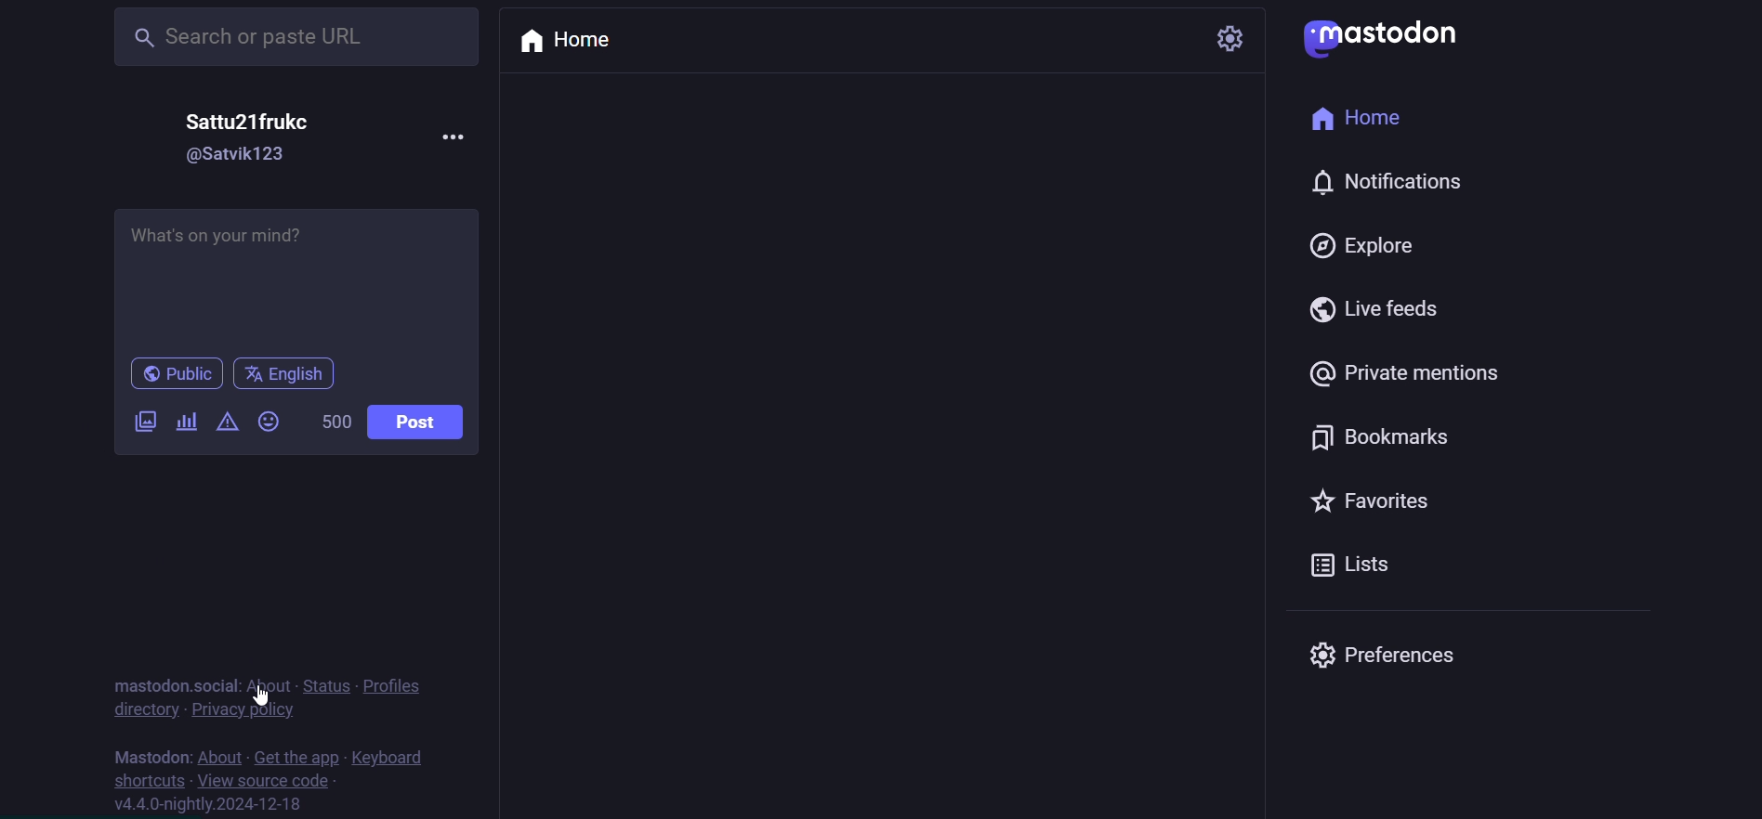  What do you see at coordinates (454, 134) in the screenshot?
I see `more` at bounding box center [454, 134].